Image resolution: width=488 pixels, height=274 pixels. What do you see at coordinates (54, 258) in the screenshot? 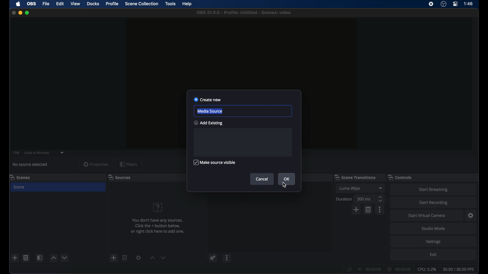
I see `increment` at bounding box center [54, 258].